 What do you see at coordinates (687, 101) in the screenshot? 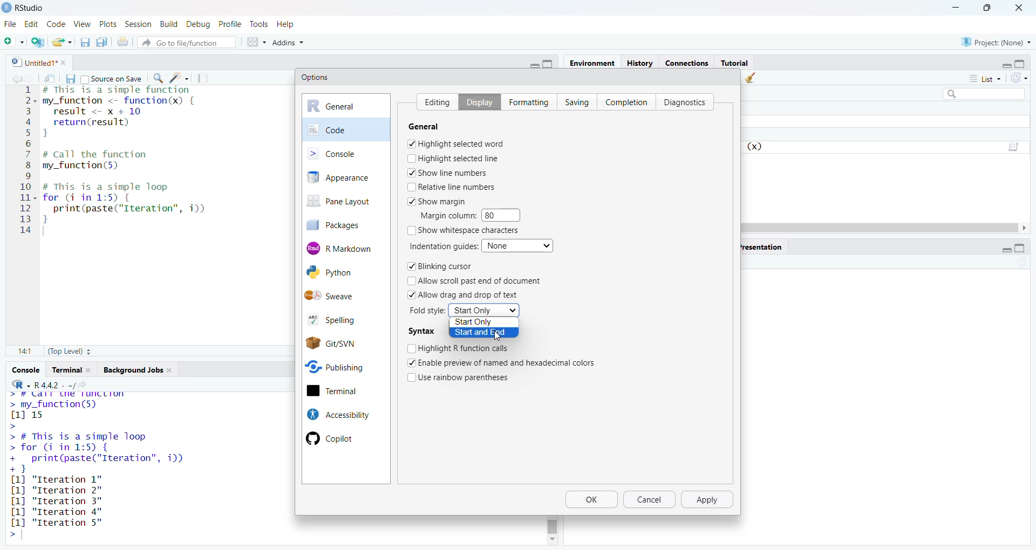
I see `diagnostics` at bounding box center [687, 101].